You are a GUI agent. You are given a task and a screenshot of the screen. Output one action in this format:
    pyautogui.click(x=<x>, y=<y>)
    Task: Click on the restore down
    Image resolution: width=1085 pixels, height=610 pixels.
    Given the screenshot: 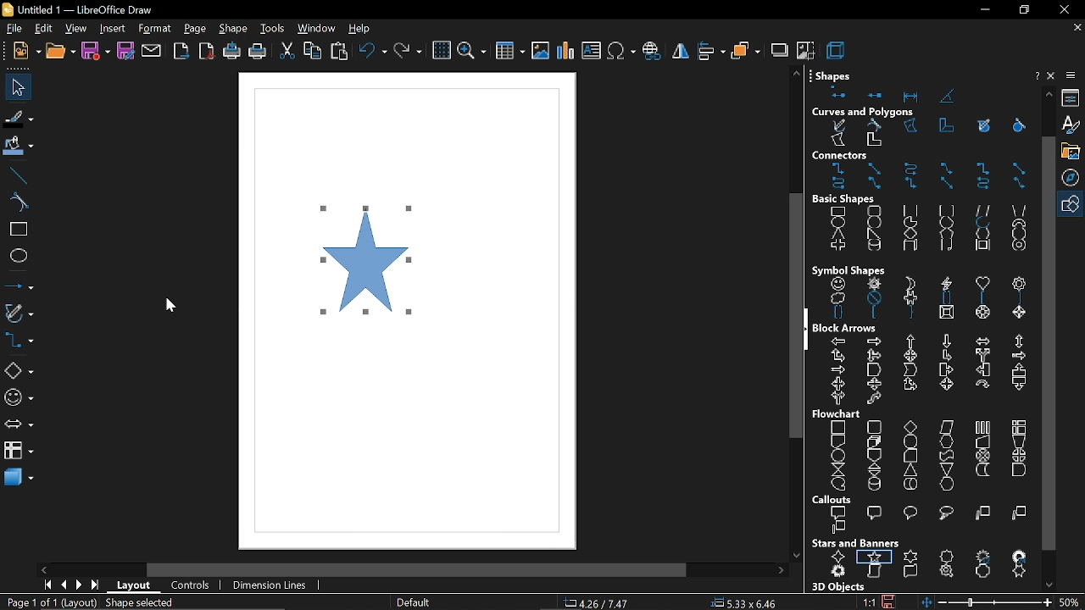 What is the action you would take?
    pyautogui.click(x=1026, y=11)
    